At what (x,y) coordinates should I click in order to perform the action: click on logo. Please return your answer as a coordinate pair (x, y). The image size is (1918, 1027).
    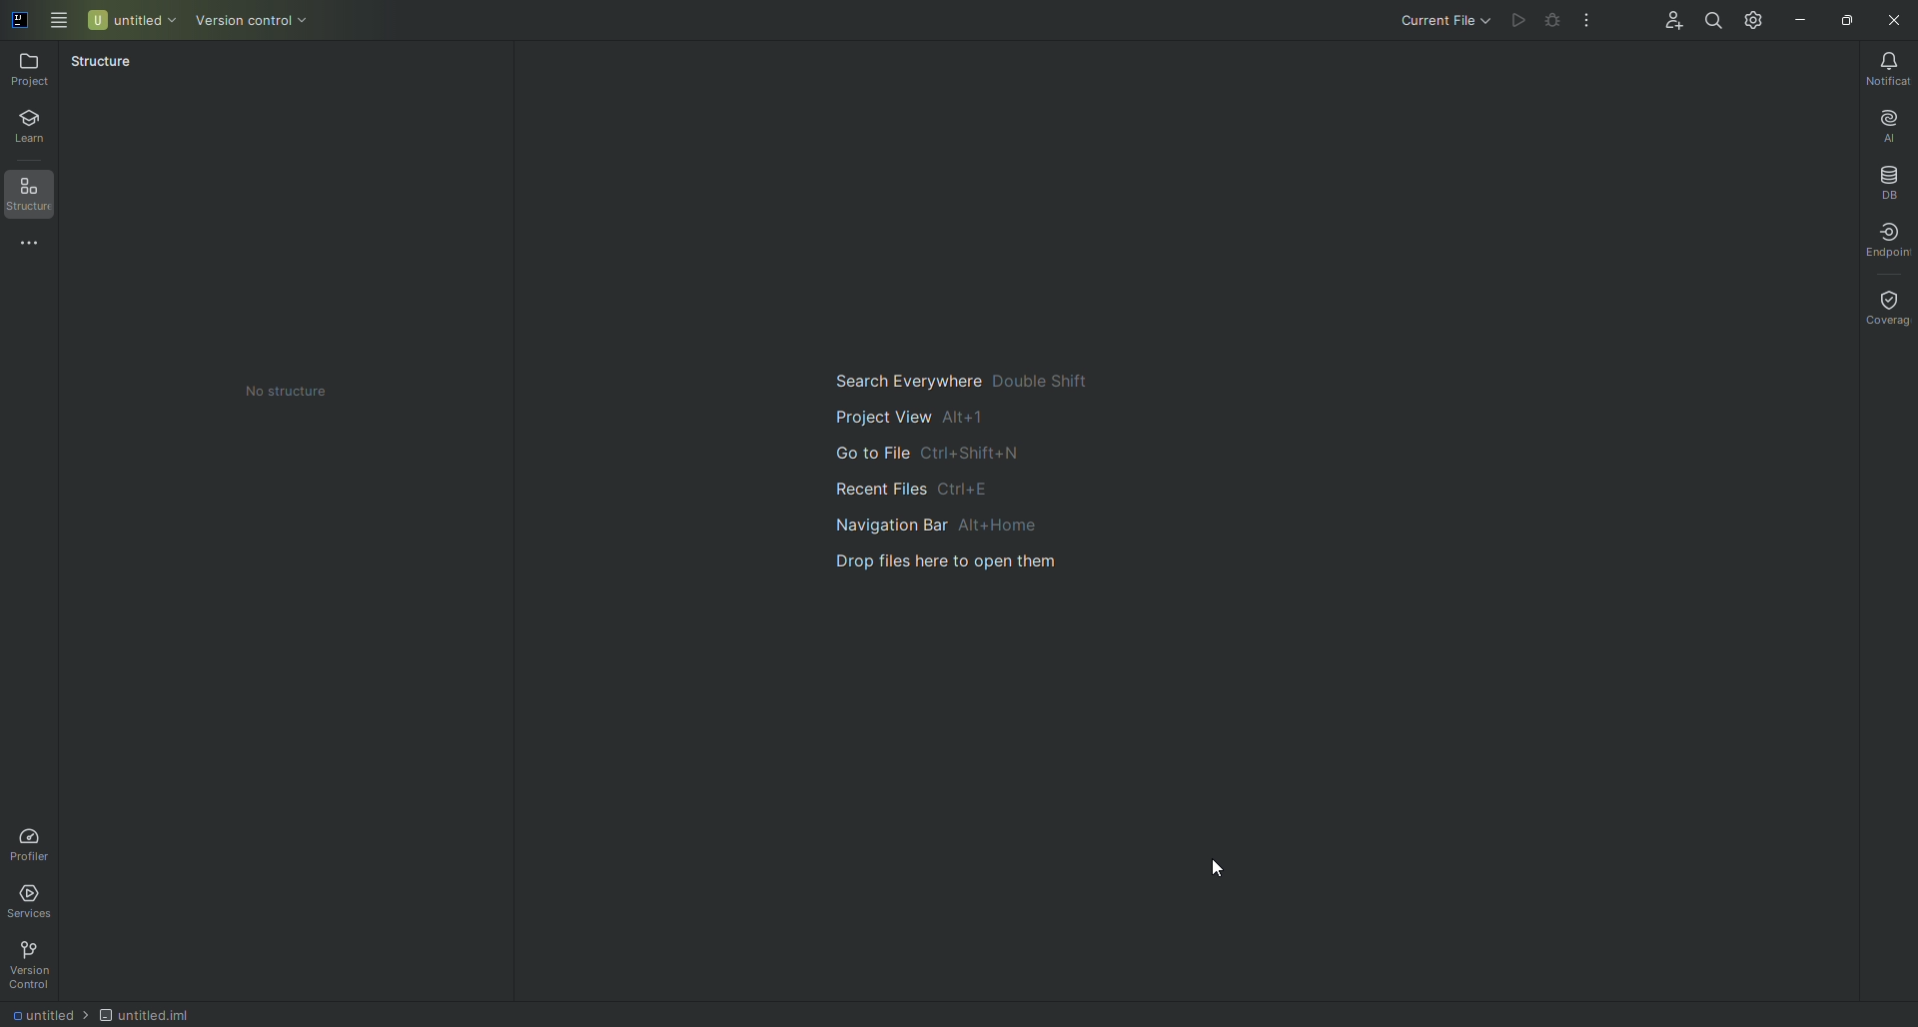
    Looking at the image, I should click on (20, 21).